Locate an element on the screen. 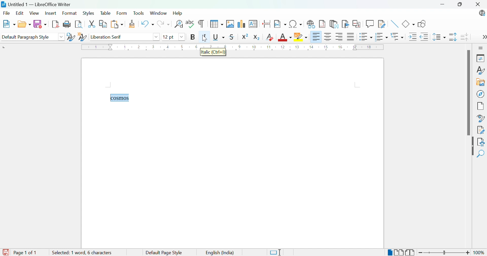 This screenshot has height=256, width=487. Default Page Style is located at coordinates (165, 253).